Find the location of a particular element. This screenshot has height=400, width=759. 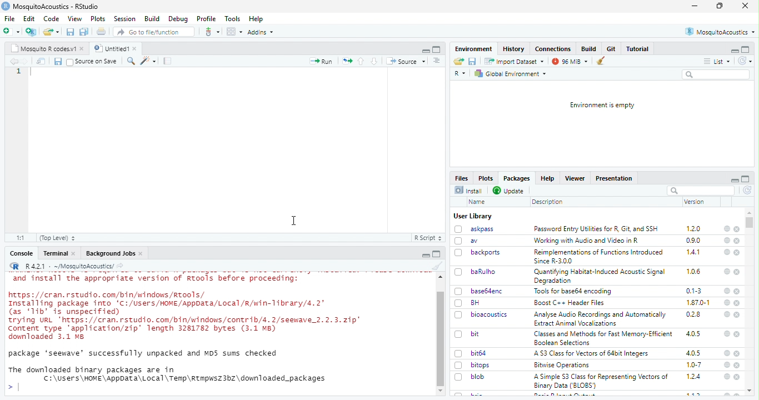

web is located at coordinates (727, 353).